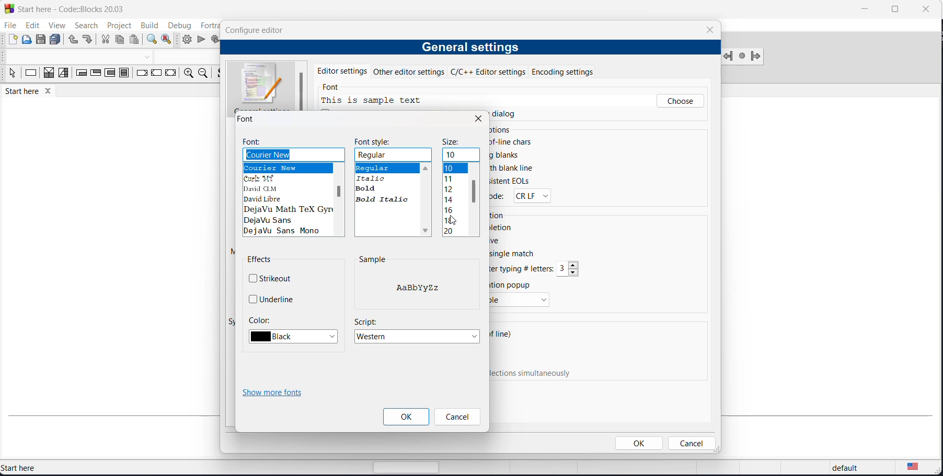  Describe the element at coordinates (342, 70) in the screenshot. I see `editor settings` at that location.